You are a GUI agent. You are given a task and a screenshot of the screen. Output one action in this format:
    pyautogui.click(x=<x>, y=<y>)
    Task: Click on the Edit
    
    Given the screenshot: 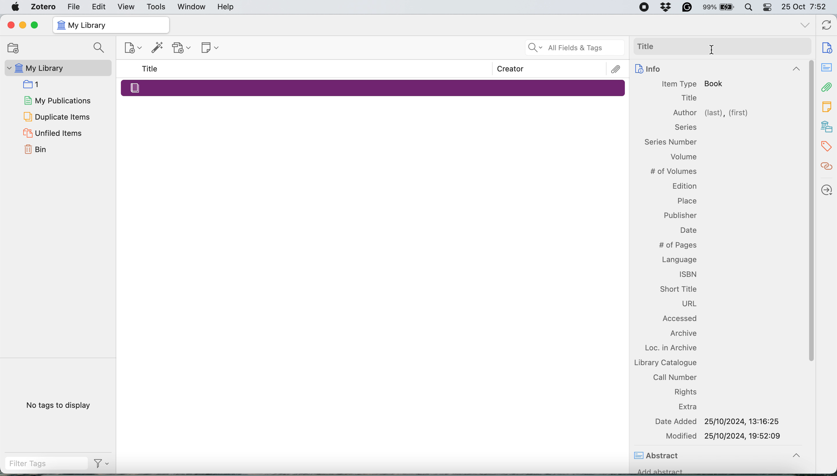 What is the action you would take?
    pyautogui.click(x=100, y=7)
    